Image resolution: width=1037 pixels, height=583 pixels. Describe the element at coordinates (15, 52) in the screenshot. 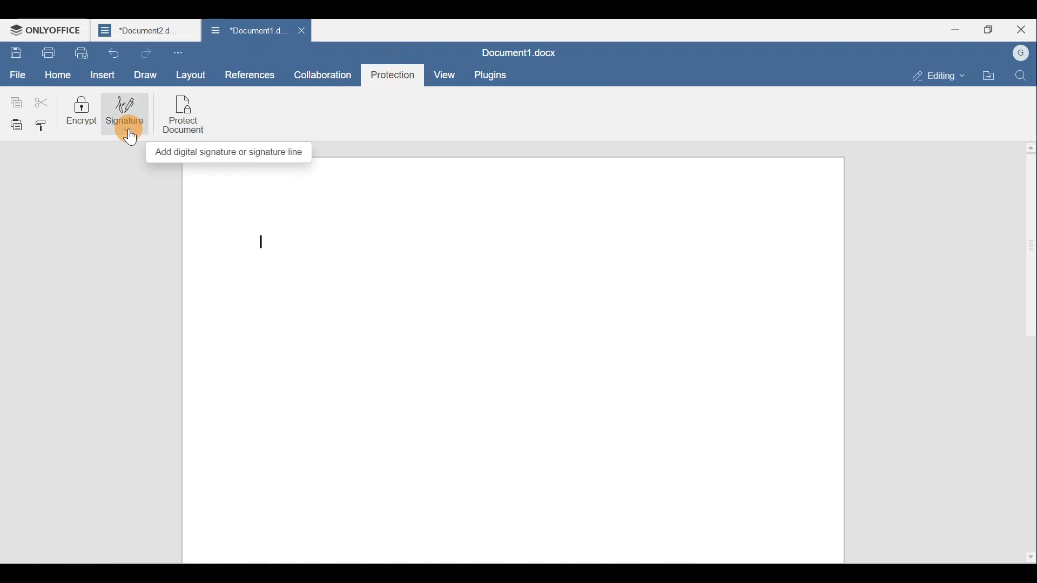

I see `Save` at that location.